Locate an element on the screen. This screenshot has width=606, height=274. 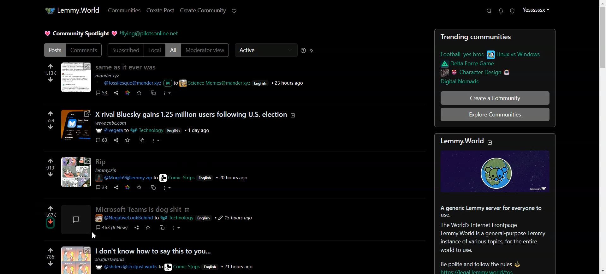
share is located at coordinates (136, 229).